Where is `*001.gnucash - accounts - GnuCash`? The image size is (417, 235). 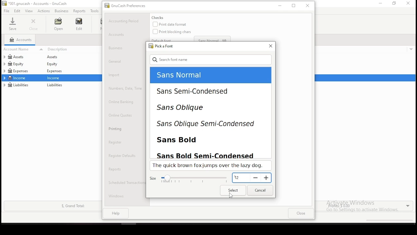
*001.gnucash - accounts - GnuCash is located at coordinates (35, 4).